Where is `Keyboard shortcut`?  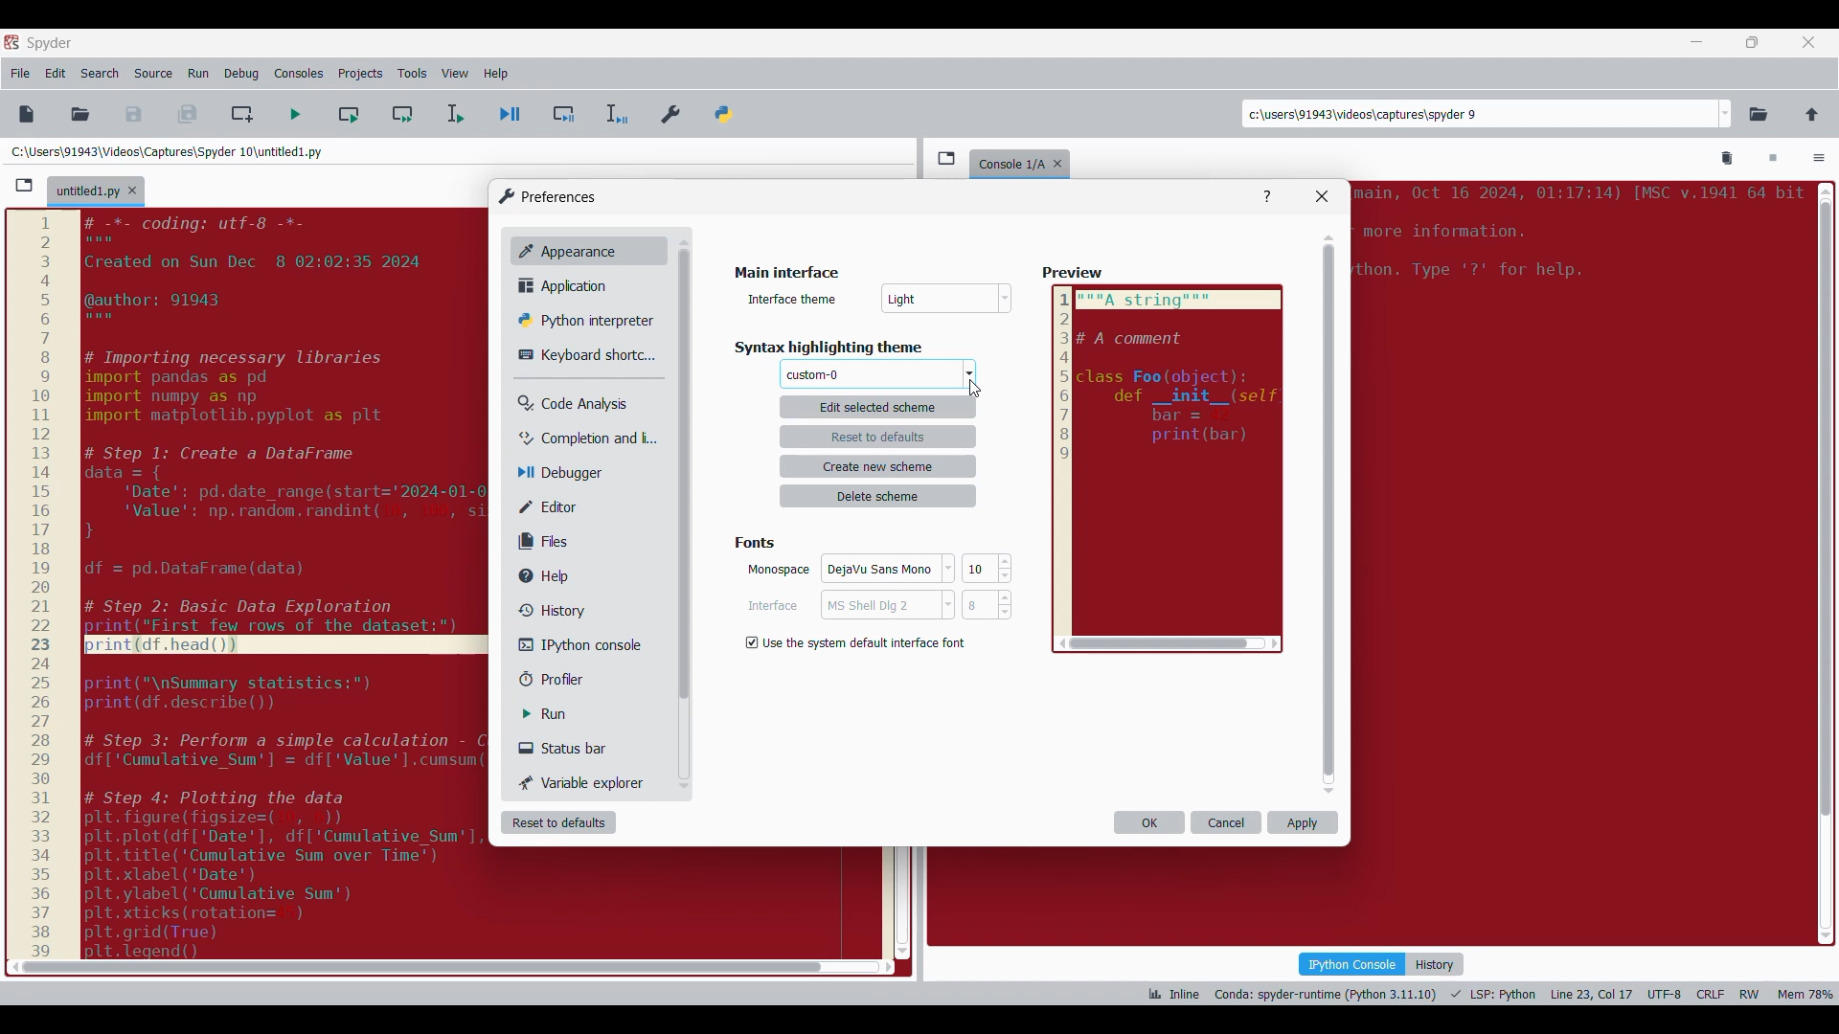
Keyboard shortcut is located at coordinates (579, 355).